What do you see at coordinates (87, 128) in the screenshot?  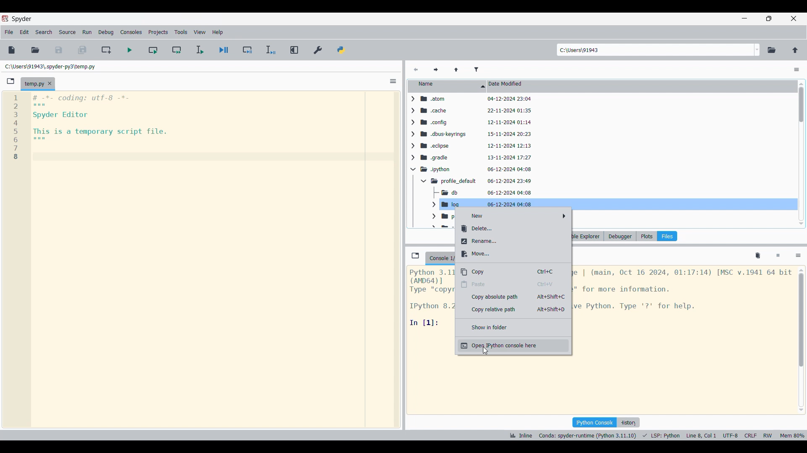 I see `Current code` at bounding box center [87, 128].